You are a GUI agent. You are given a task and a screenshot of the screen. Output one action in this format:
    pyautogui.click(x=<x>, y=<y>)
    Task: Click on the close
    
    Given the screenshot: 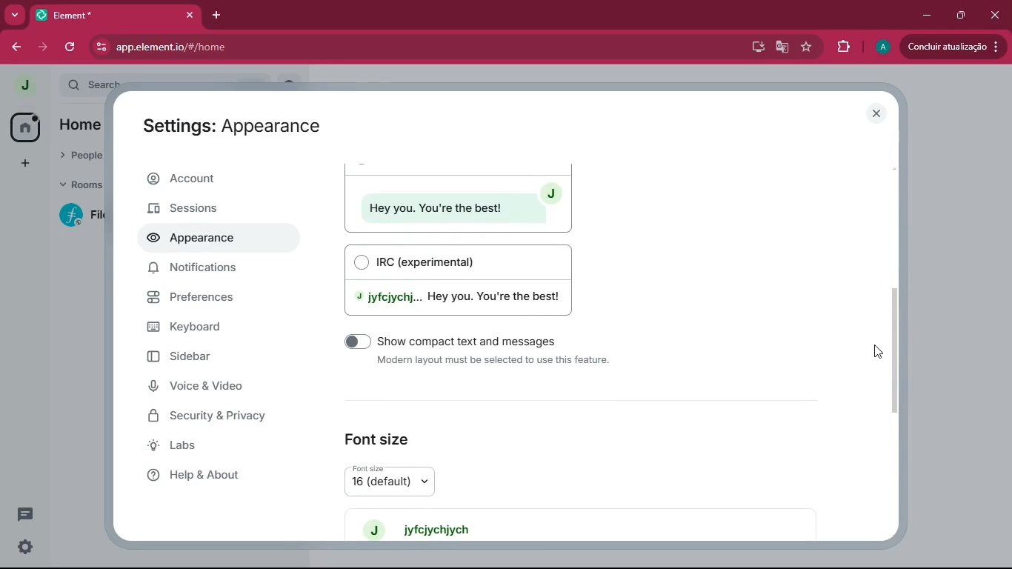 What is the action you would take?
    pyautogui.click(x=880, y=114)
    